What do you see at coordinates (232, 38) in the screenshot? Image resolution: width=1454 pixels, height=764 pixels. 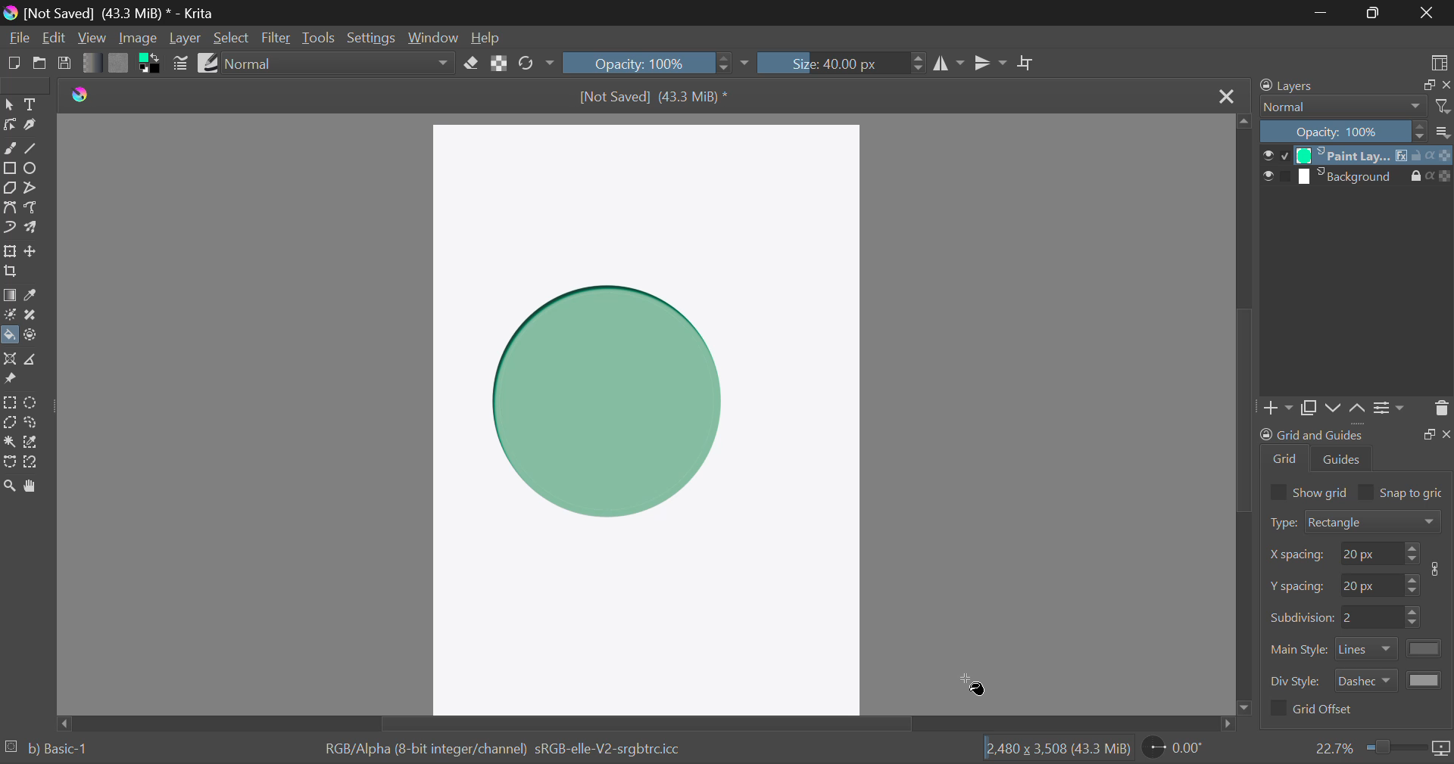 I see `Select` at bounding box center [232, 38].